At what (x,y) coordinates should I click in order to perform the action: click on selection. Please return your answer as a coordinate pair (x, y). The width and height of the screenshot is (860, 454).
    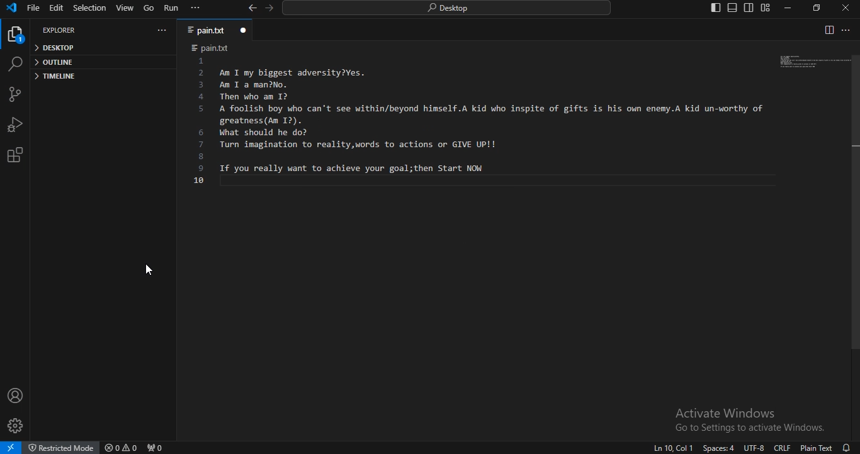
    Looking at the image, I should click on (89, 9).